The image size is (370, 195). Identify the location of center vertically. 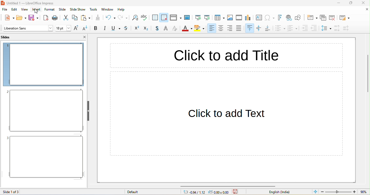
(259, 29).